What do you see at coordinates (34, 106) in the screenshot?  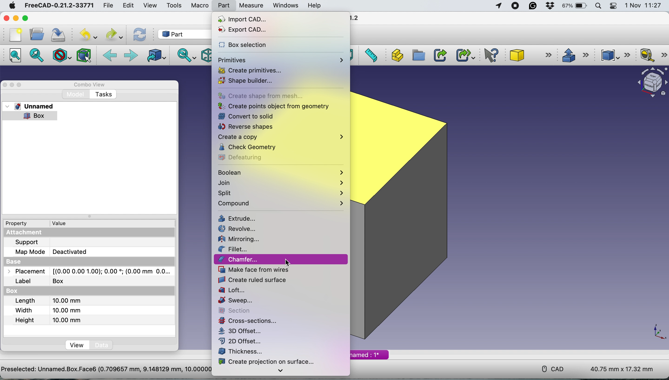 I see `unnamed` at bounding box center [34, 106].